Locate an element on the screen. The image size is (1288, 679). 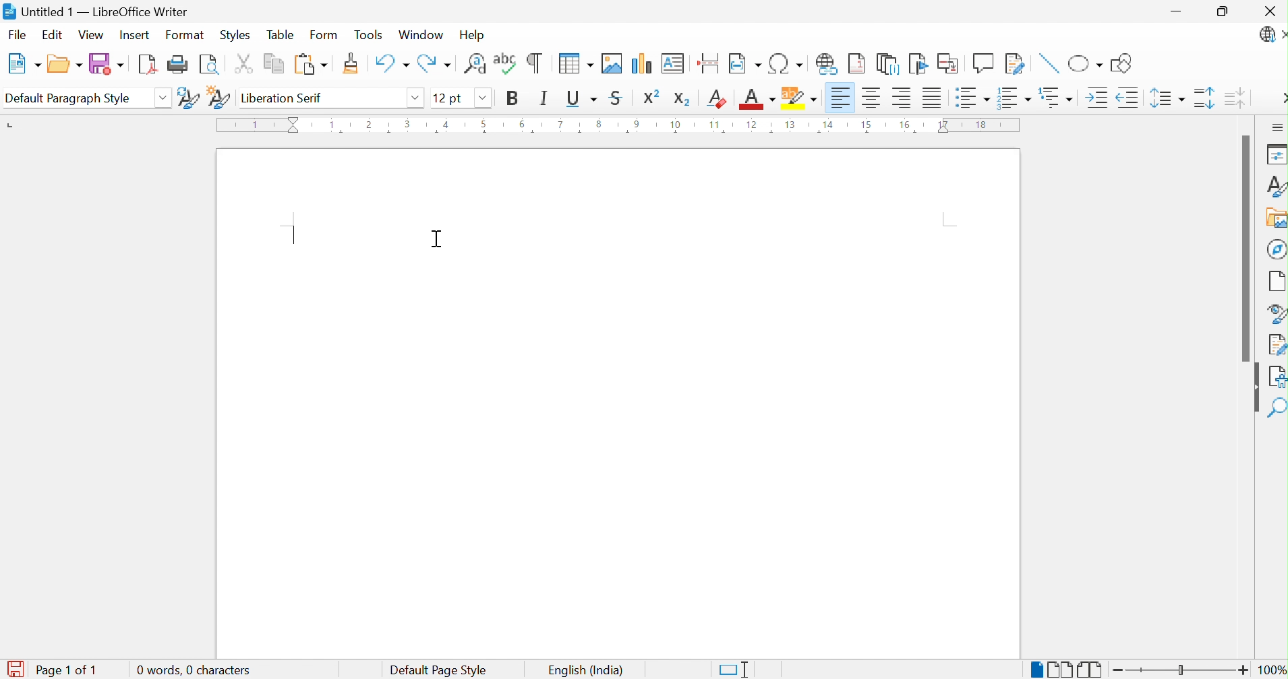
Clear Direct Formatting is located at coordinates (718, 100).